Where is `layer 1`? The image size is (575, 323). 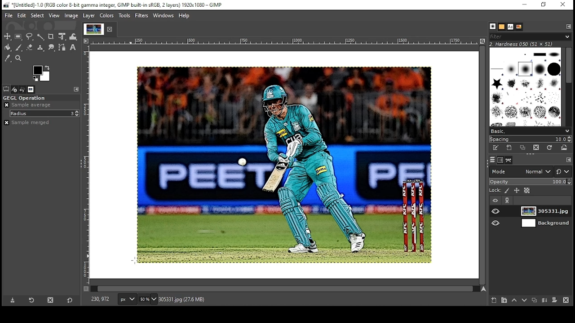 layer 1 is located at coordinates (547, 212).